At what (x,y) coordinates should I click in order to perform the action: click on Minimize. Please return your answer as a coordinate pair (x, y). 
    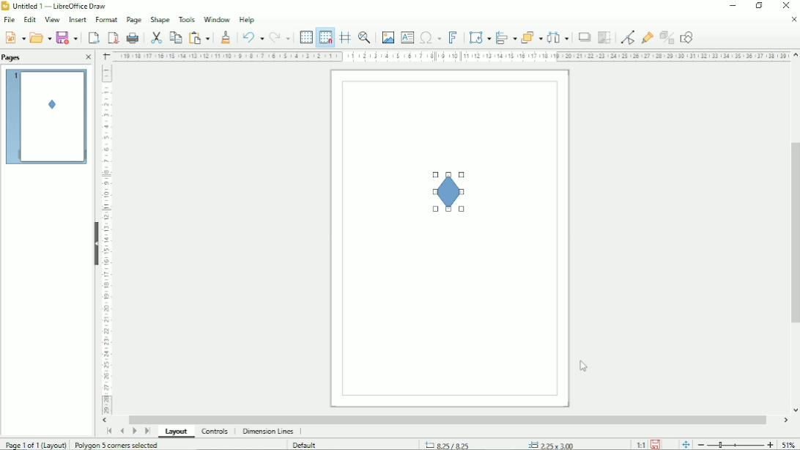
    Looking at the image, I should click on (733, 7).